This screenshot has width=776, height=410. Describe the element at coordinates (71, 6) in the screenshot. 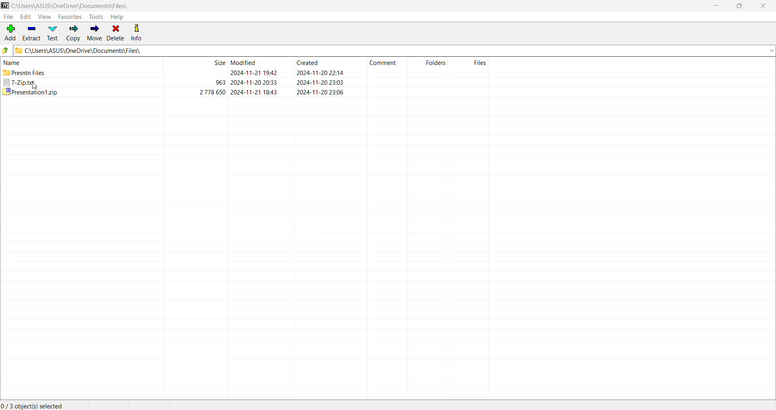

I see `Current Folder Path` at that location.